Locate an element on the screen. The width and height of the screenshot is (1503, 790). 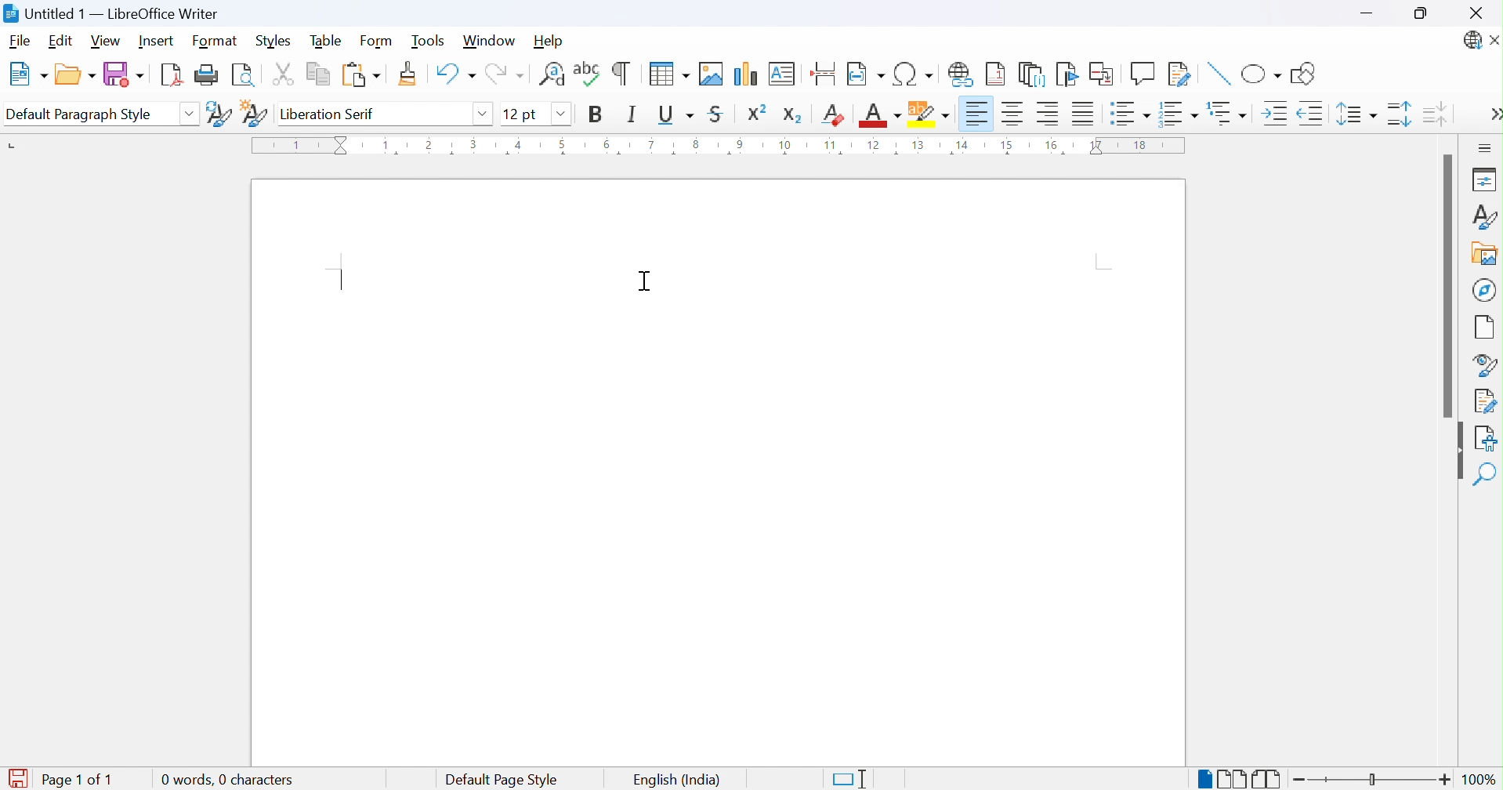
Insert special characters is located at coordinates (914, 74).